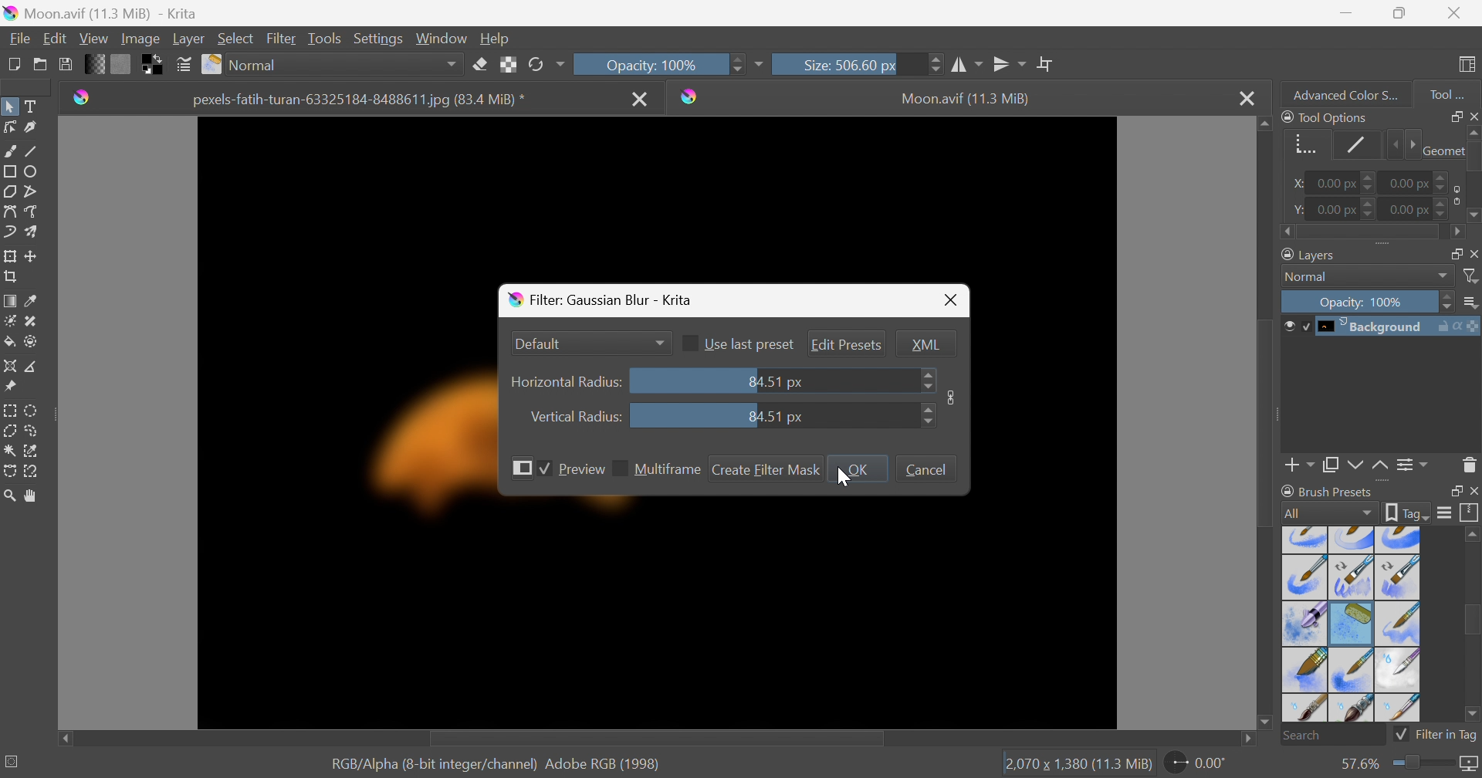 The image size is (1482, 778). Describe the element at coordinates (1366, 276) in the screenshot. I see `Normal` at that location.